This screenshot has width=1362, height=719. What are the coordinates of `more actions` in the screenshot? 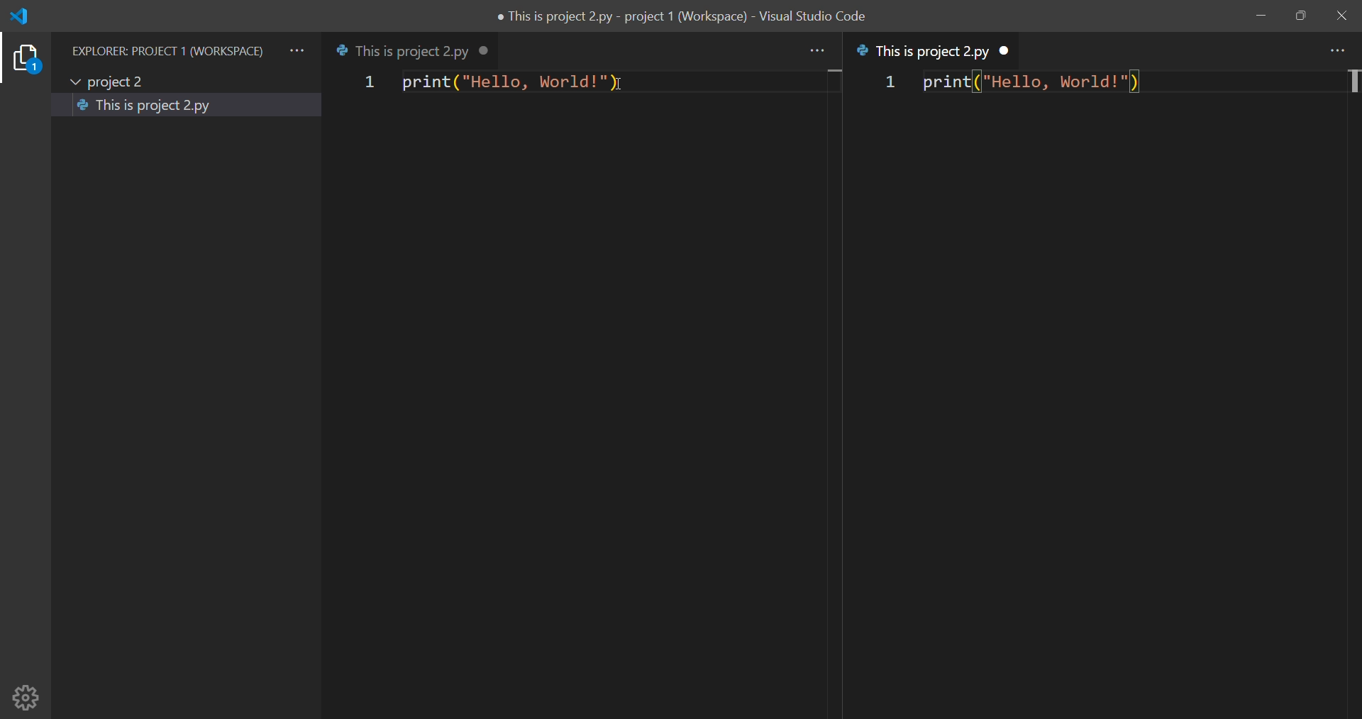 It's located at (1336, 52).